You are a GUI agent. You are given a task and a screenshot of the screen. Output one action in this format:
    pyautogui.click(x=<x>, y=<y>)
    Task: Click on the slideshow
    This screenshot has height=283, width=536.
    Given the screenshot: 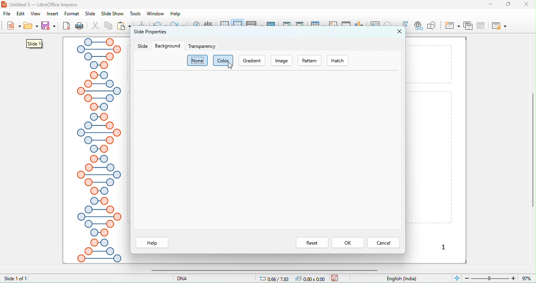 What is the action you would take?
    pyautogui.click(x=112, y=14)
    